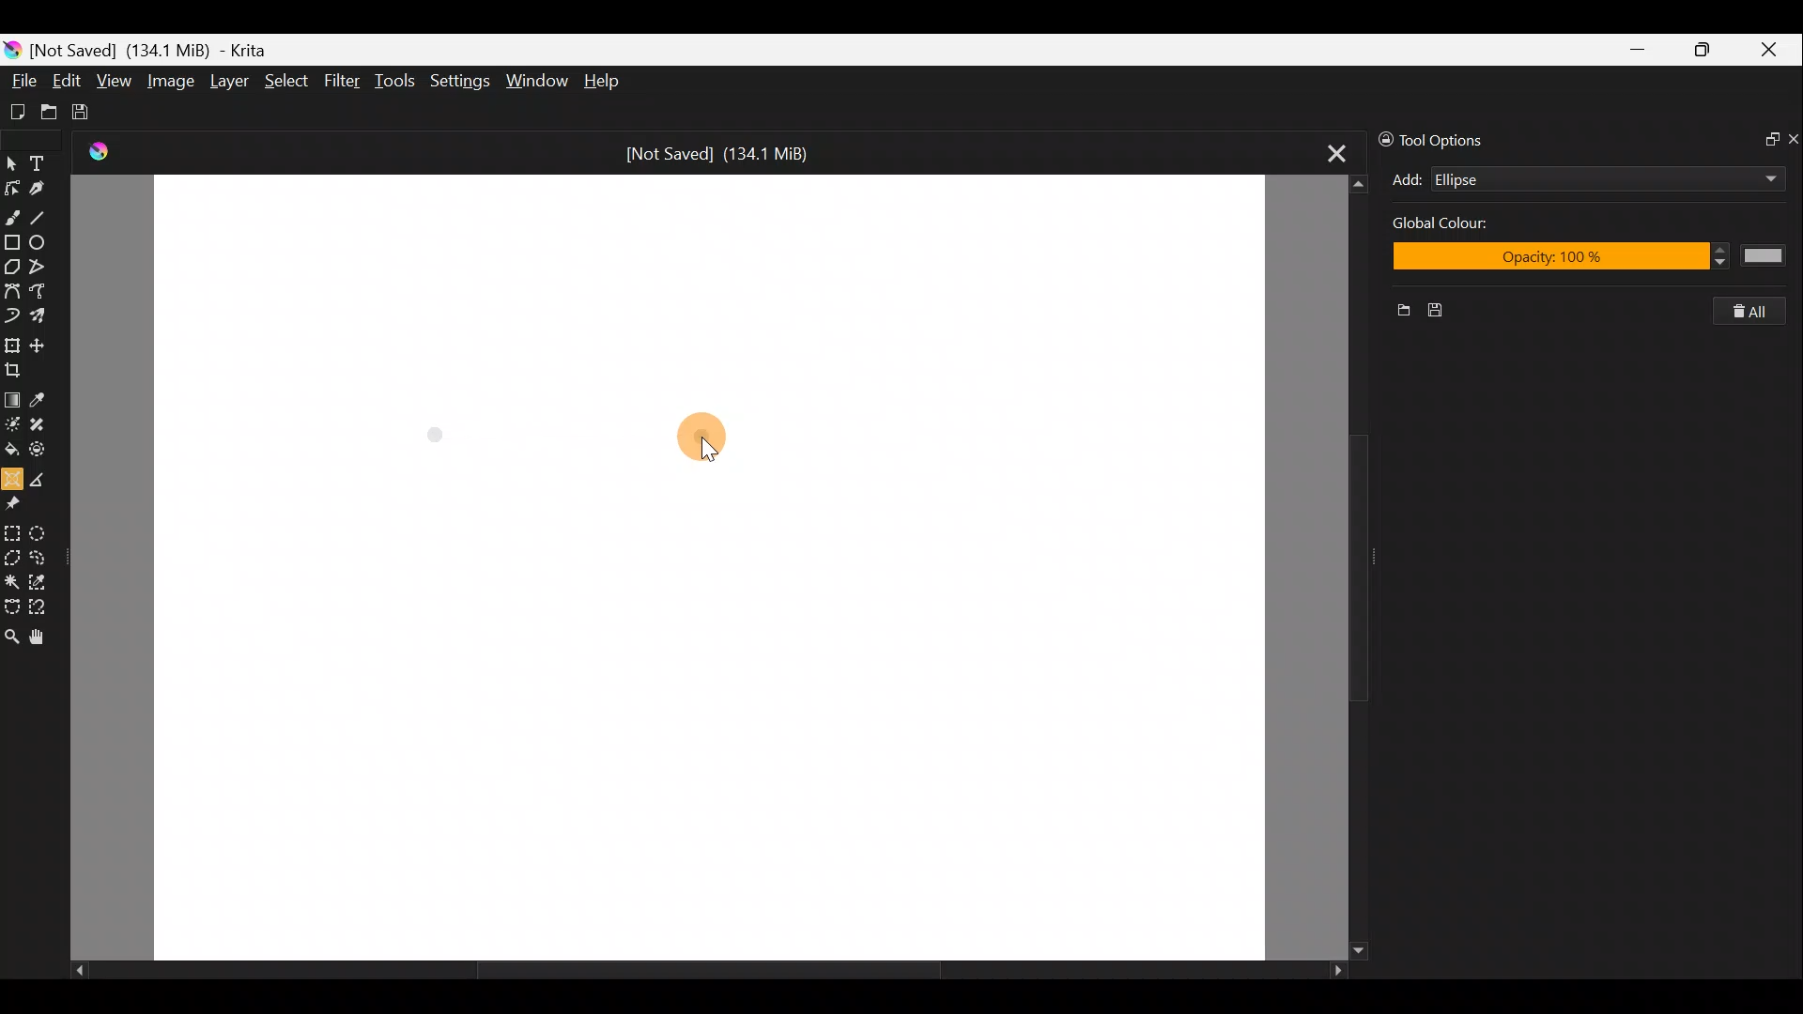 This screenshot has width=1803, height=1014. What do you see at coordinates (1326, 154) in the screenshot?
I see `Close tab` at bounding box center [1326, 154].